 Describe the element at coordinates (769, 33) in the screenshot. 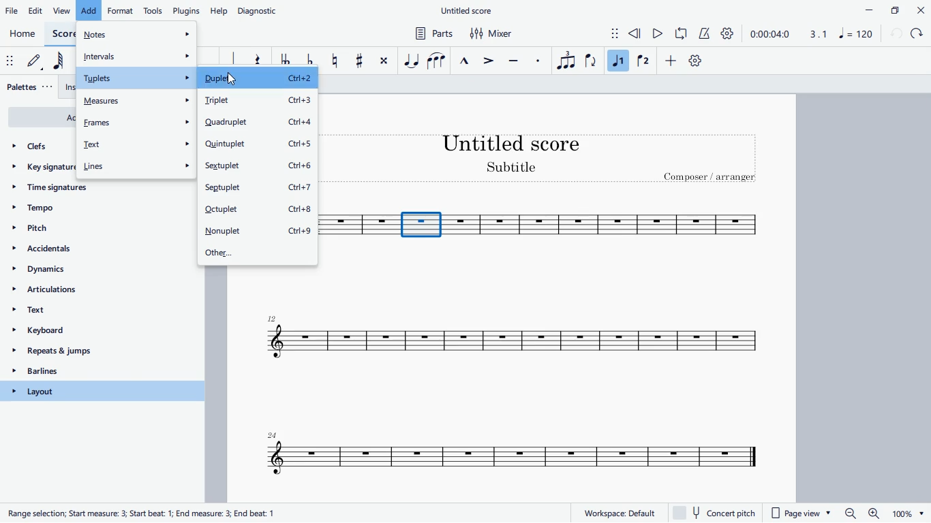

I see `time` at that location.